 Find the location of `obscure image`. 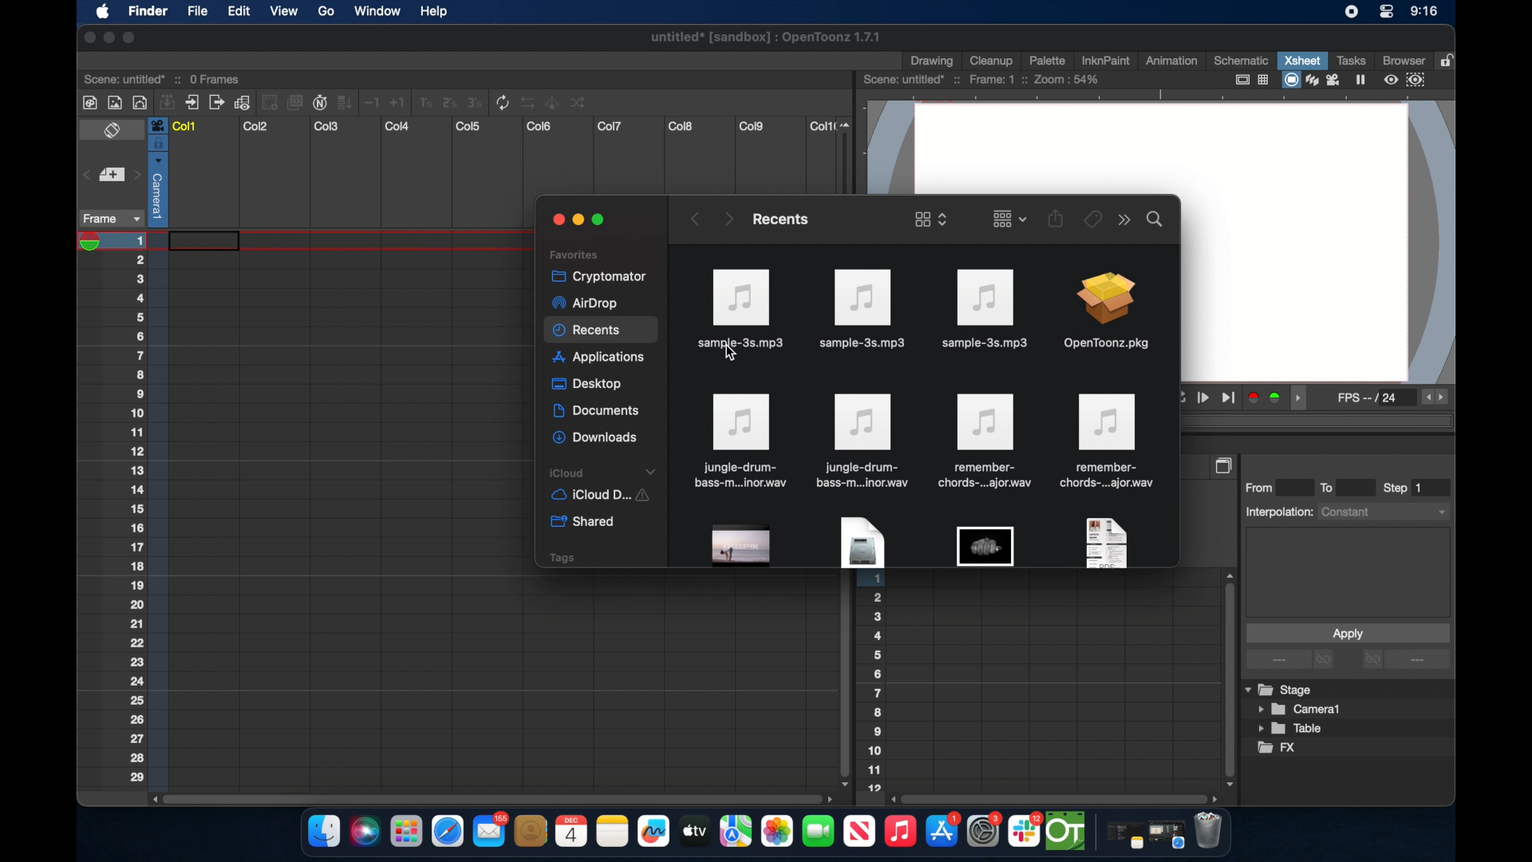

obscure image is located at coordinates (985, 546).